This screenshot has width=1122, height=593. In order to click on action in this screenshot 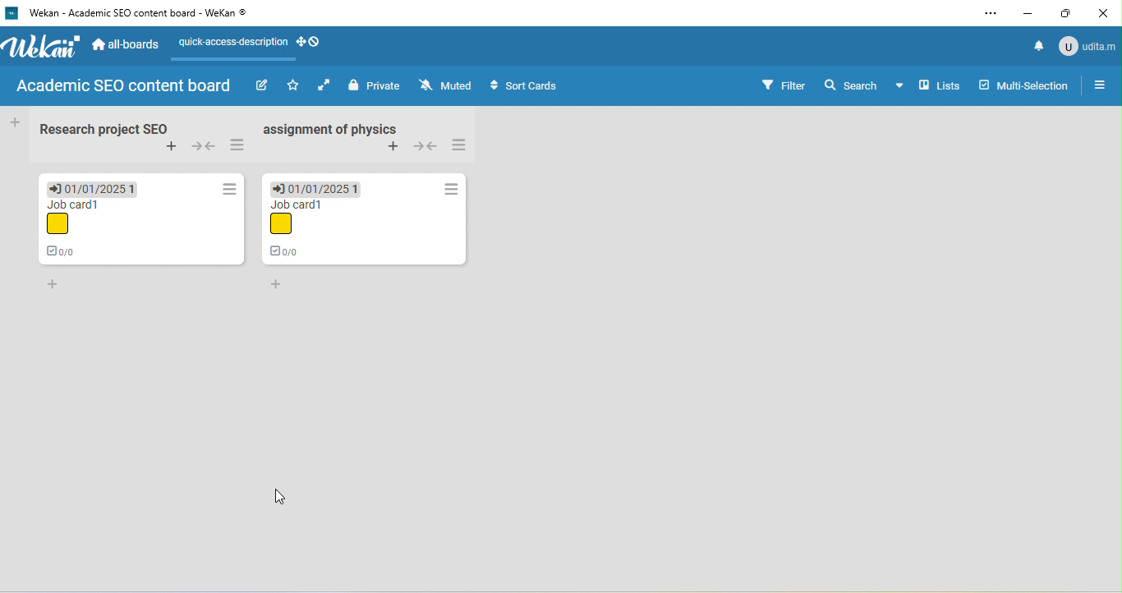, I will do `click(227, 188)`.